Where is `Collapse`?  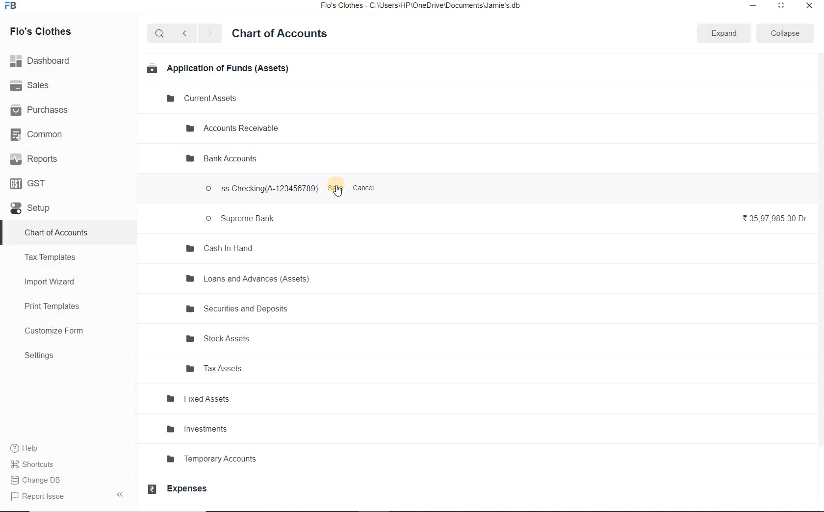 Collapse is located at coordinates (785, 33).